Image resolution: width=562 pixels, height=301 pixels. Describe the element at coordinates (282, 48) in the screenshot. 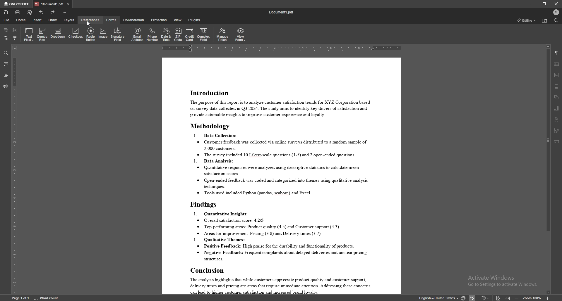

I see `horizontal scale` at that location.